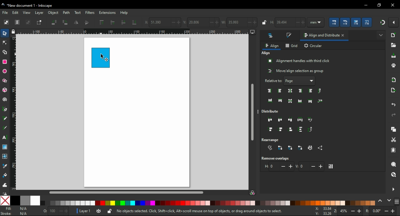 The image size is (400, 216). I want to click on rotate object 90, so click(66, 22).